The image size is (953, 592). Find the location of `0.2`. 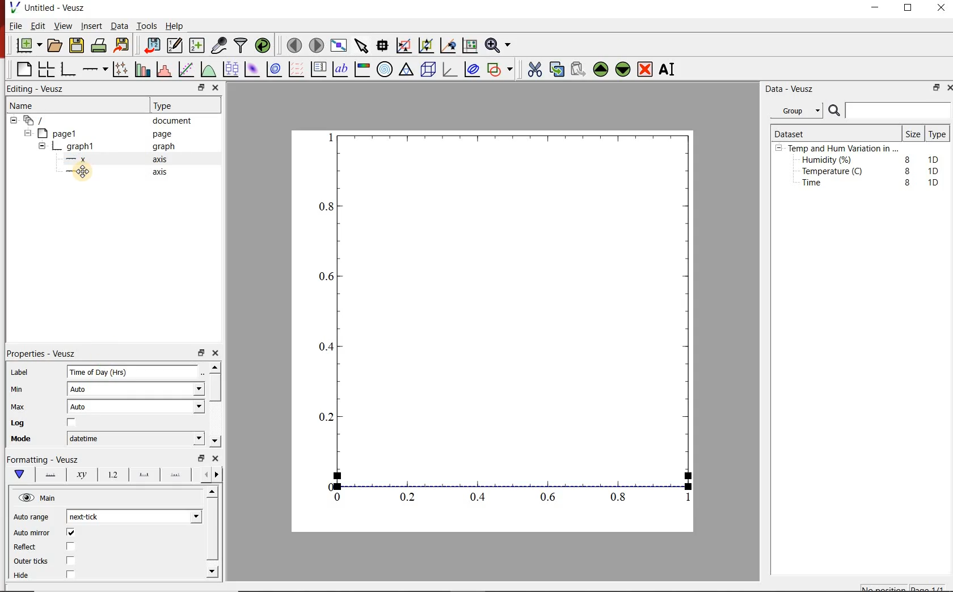

0.2 is located at coordinates (324, 417).